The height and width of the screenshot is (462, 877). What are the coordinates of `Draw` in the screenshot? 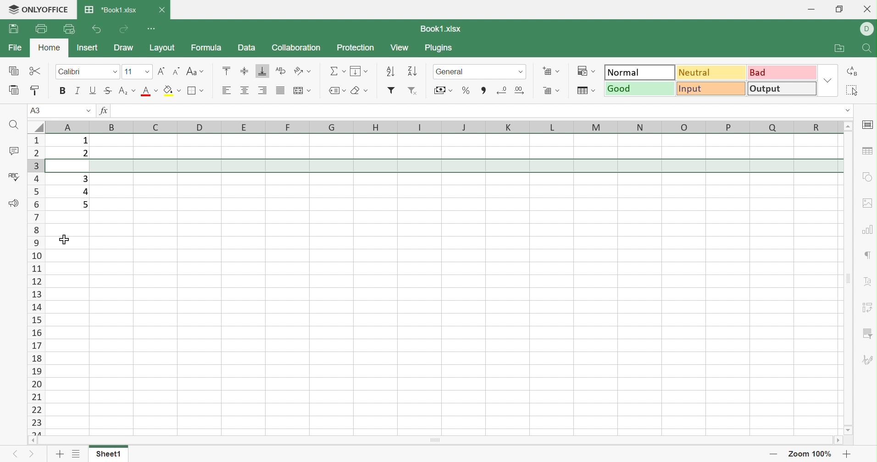 It's located at (124, 48).